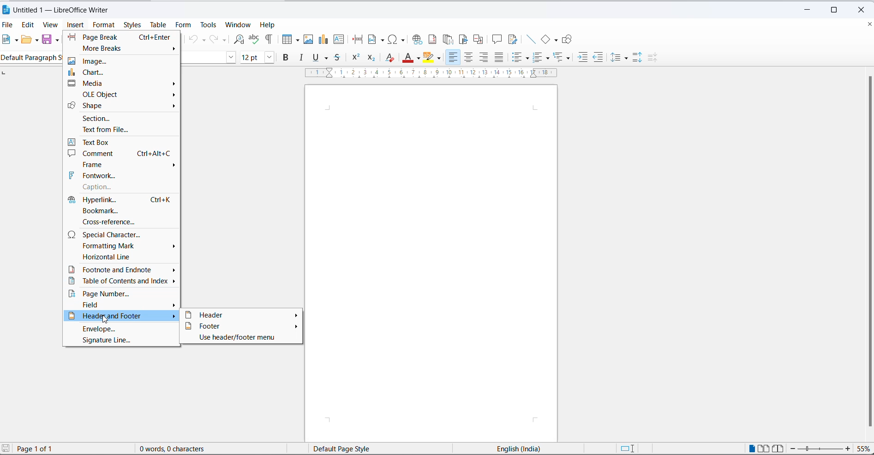  I want to click on tools, so click(209, 25).